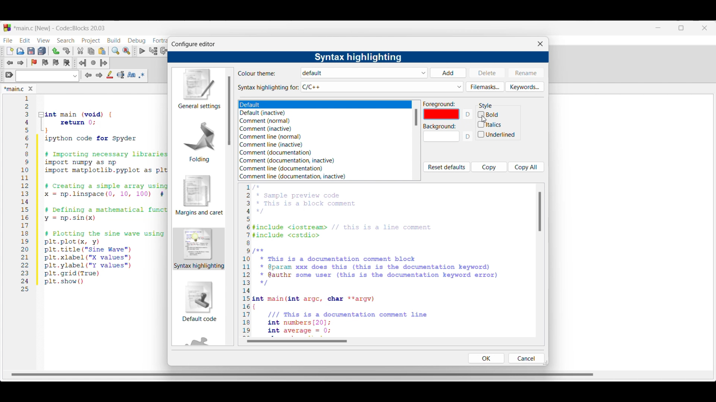  Describe the element at coordinates (45, 63) in the screenshot. I see `Previous bookmark` at that location.